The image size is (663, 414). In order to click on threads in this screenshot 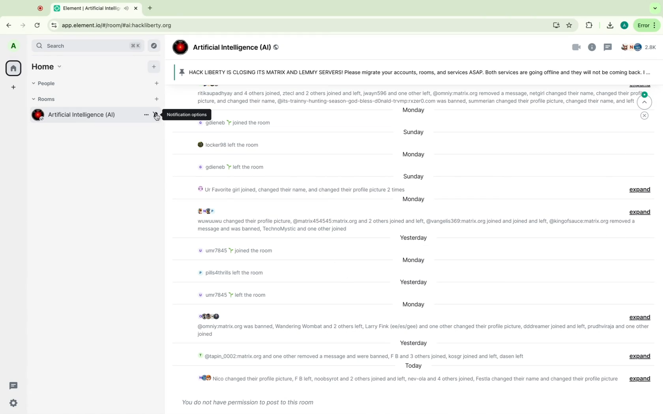, I will do `click(609, 47)`.